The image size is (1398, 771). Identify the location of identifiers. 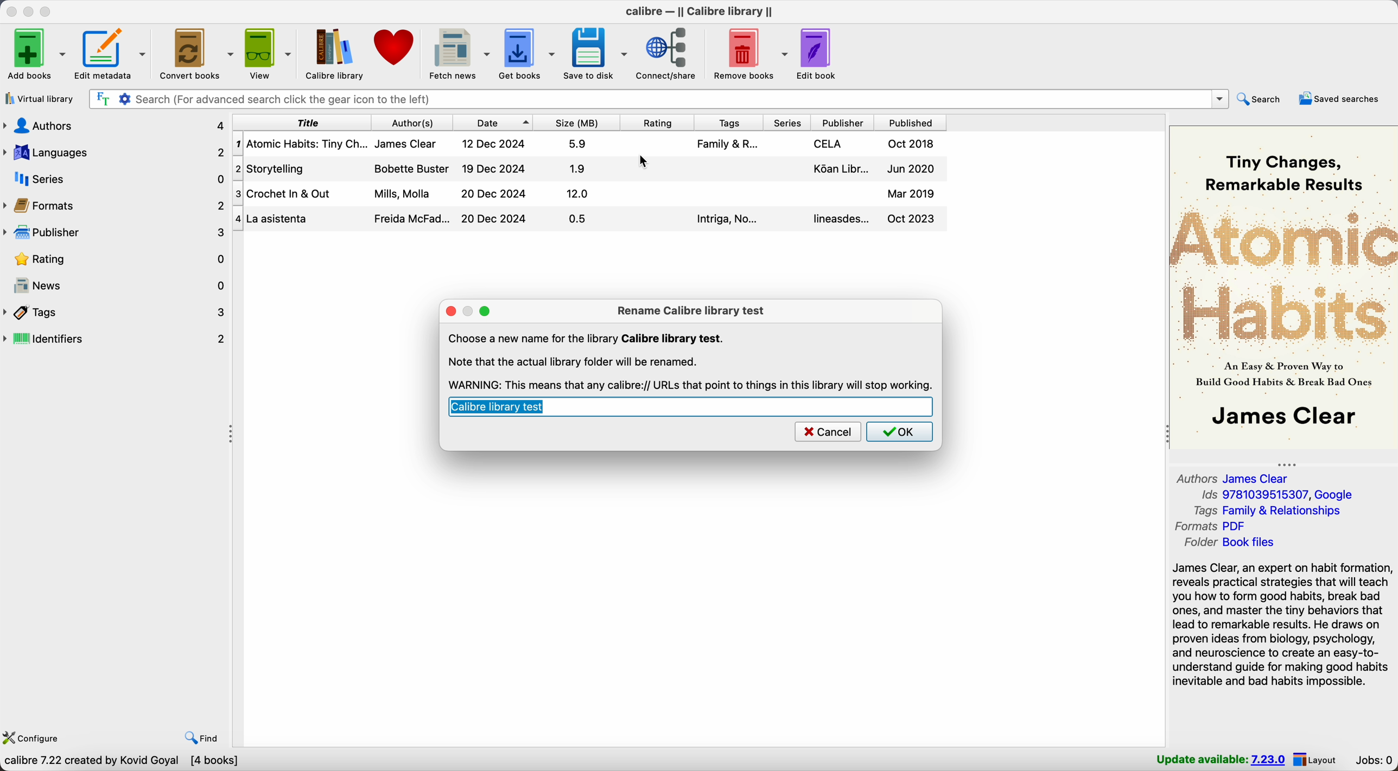
(116, 340).